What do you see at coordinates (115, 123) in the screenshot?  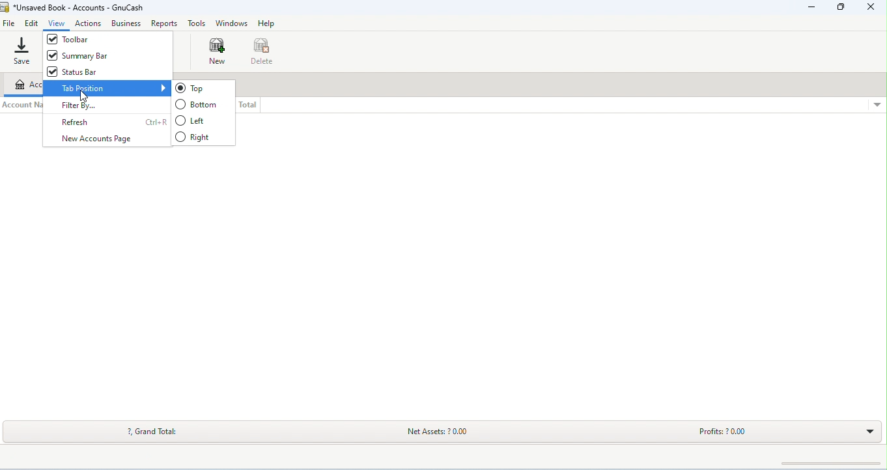 I see `refresh` at bounding box center [115, 123].